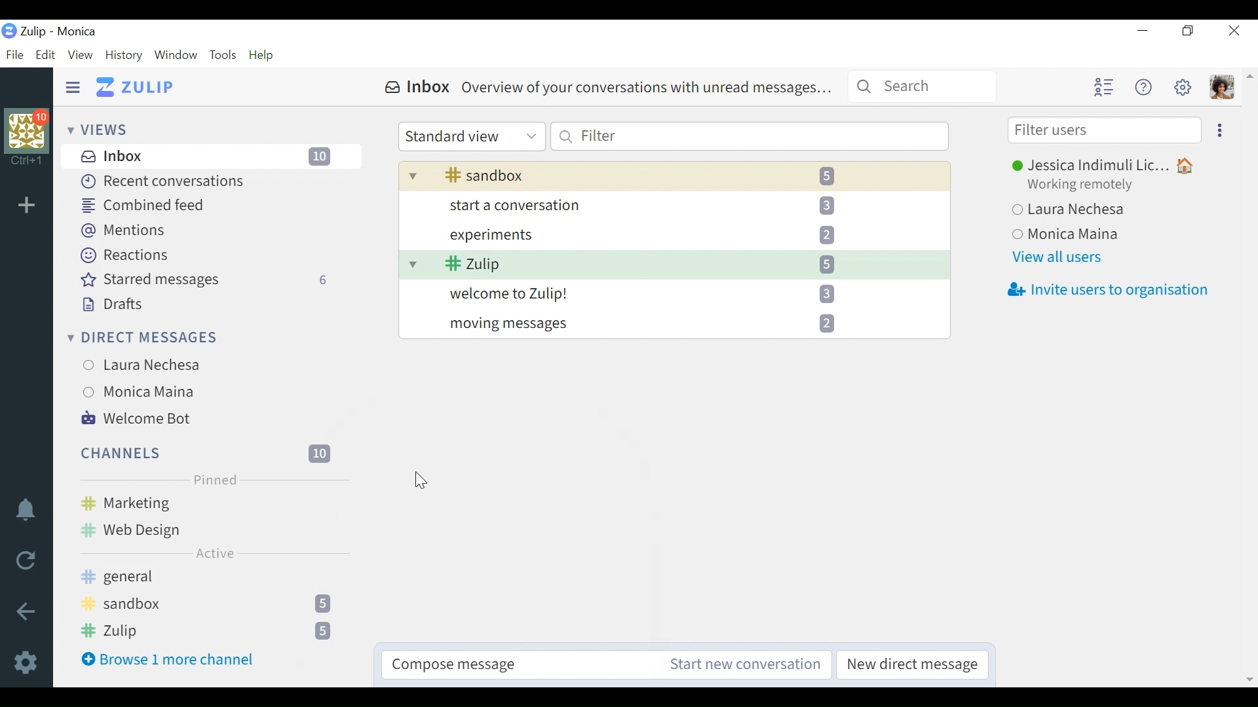 The height and width of the screenshot is (707, 1258). What do you see at coordinates (1088, 186) in the screenshot?
I see `Working remotely` at bounding box center [1088, 186].